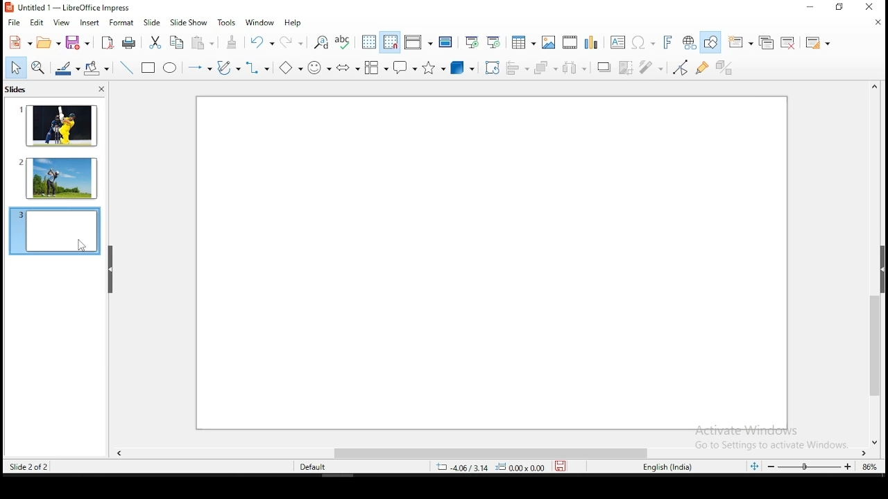 The width and height of the screenshot is (888, 499). I want to click on start from first slide, so click(472, 42).